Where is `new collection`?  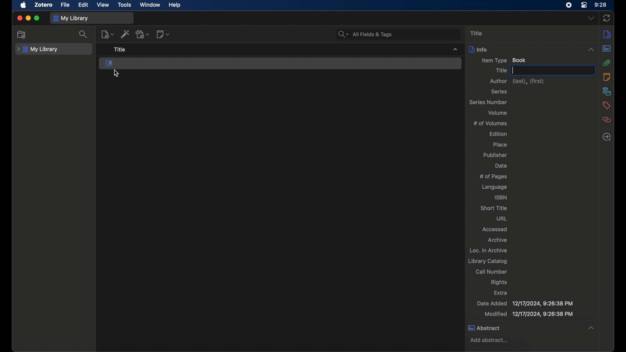 new collection is located at coordinates (21, 34).